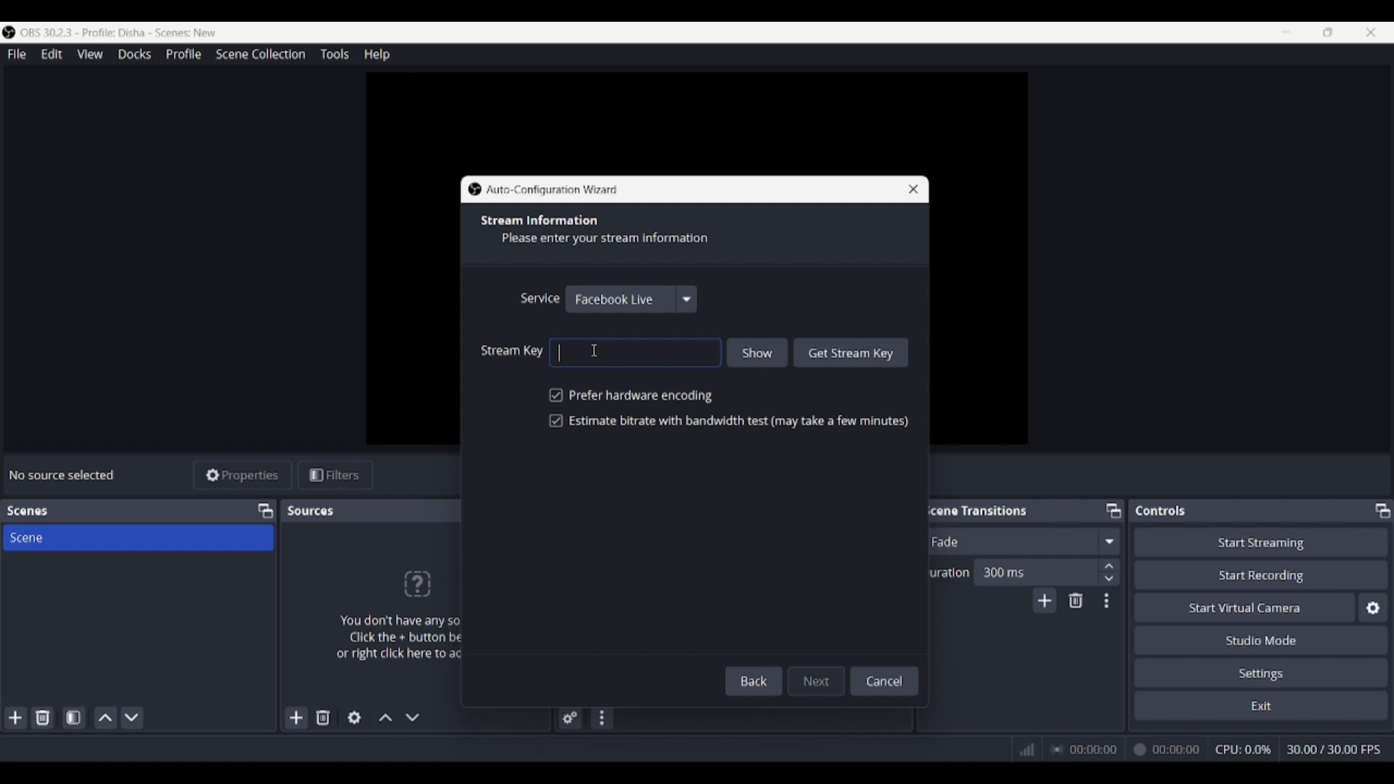 Image resolution: width=1394 pixels, height=784 pixels. I want to click on Open scene filters, so click(73, 717).